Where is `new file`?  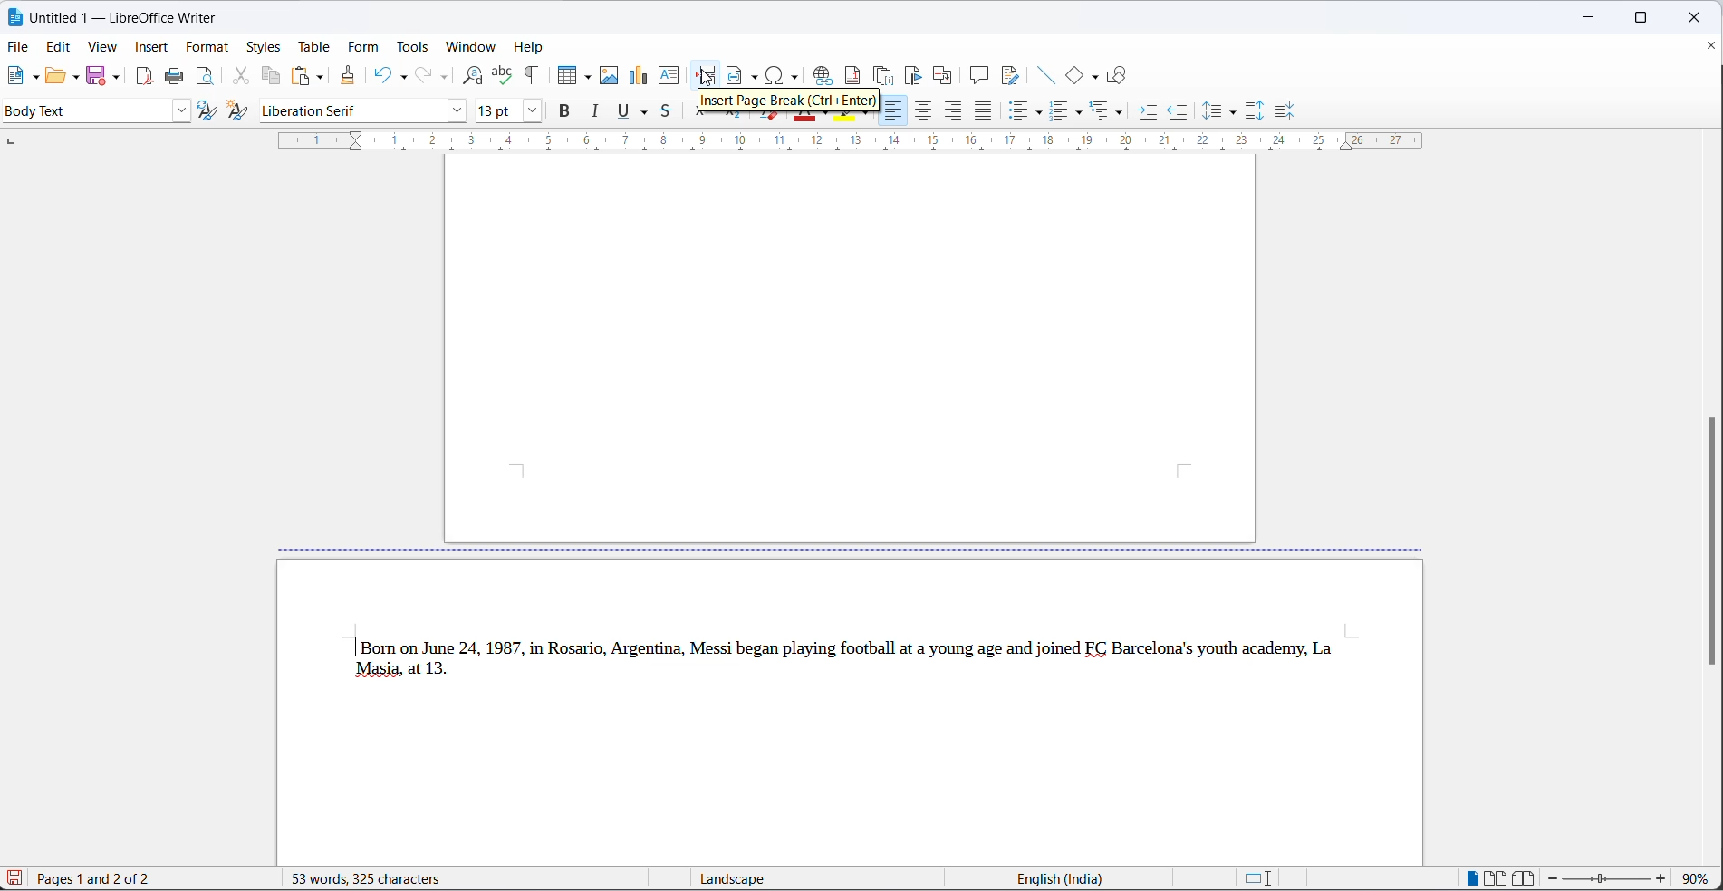 new file is located at coordinates (12, 76).